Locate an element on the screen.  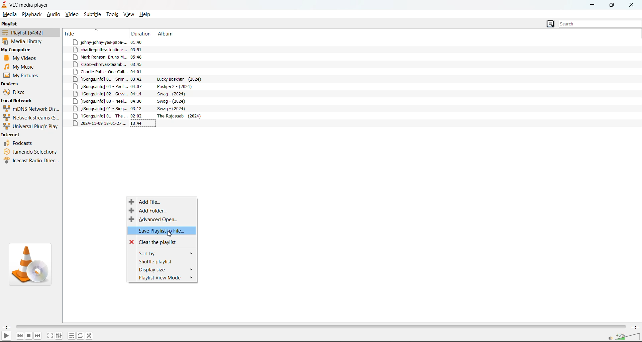
playlist view mode is located at coordinates (163, 277).